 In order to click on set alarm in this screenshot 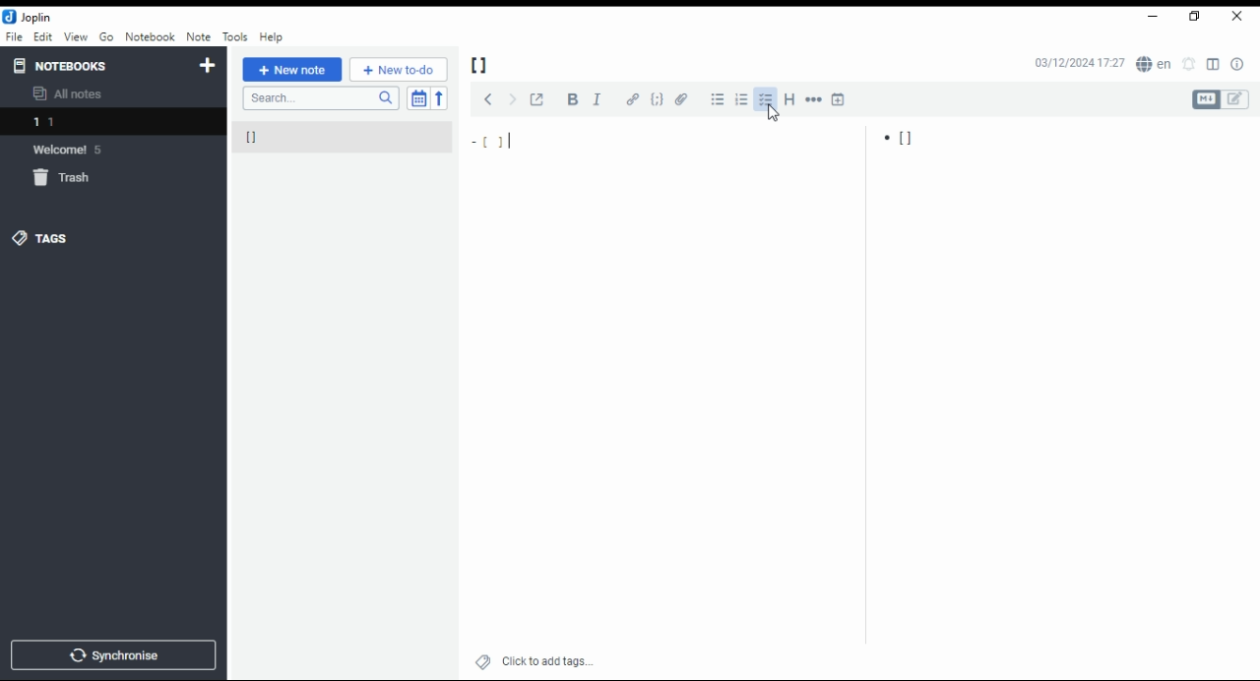, I will do `click(1192, 64)`.